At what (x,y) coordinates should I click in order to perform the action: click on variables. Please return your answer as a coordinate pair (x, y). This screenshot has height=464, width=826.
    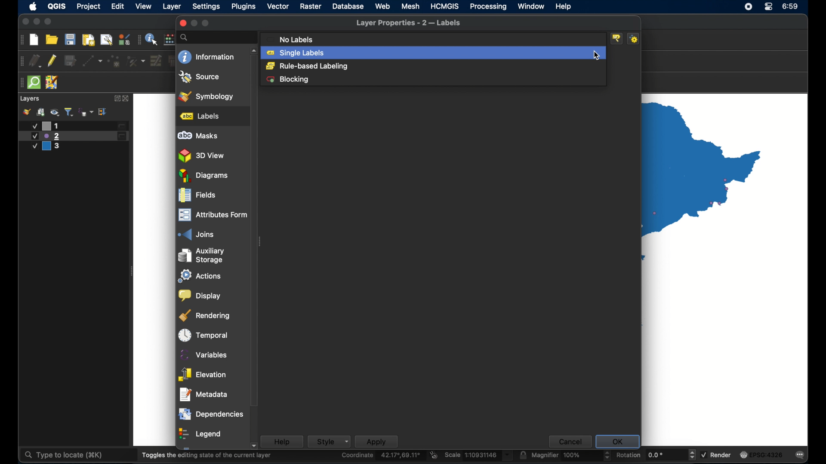
    Looking at the image, I should click on (203, 355).